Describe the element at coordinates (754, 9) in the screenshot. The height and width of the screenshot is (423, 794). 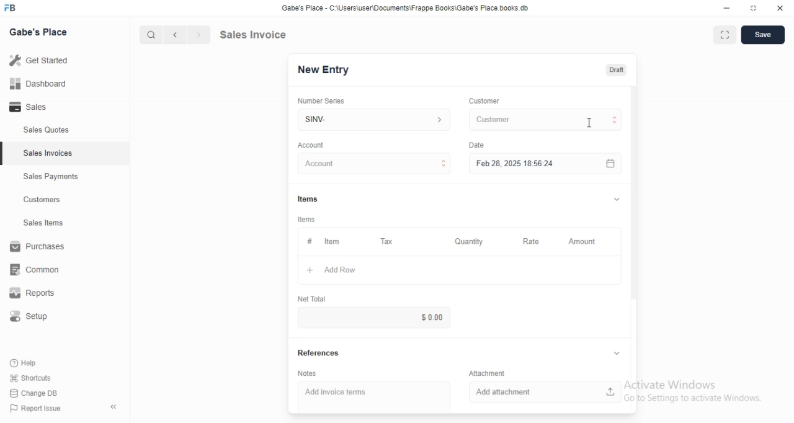
I see `maximize` at that location.